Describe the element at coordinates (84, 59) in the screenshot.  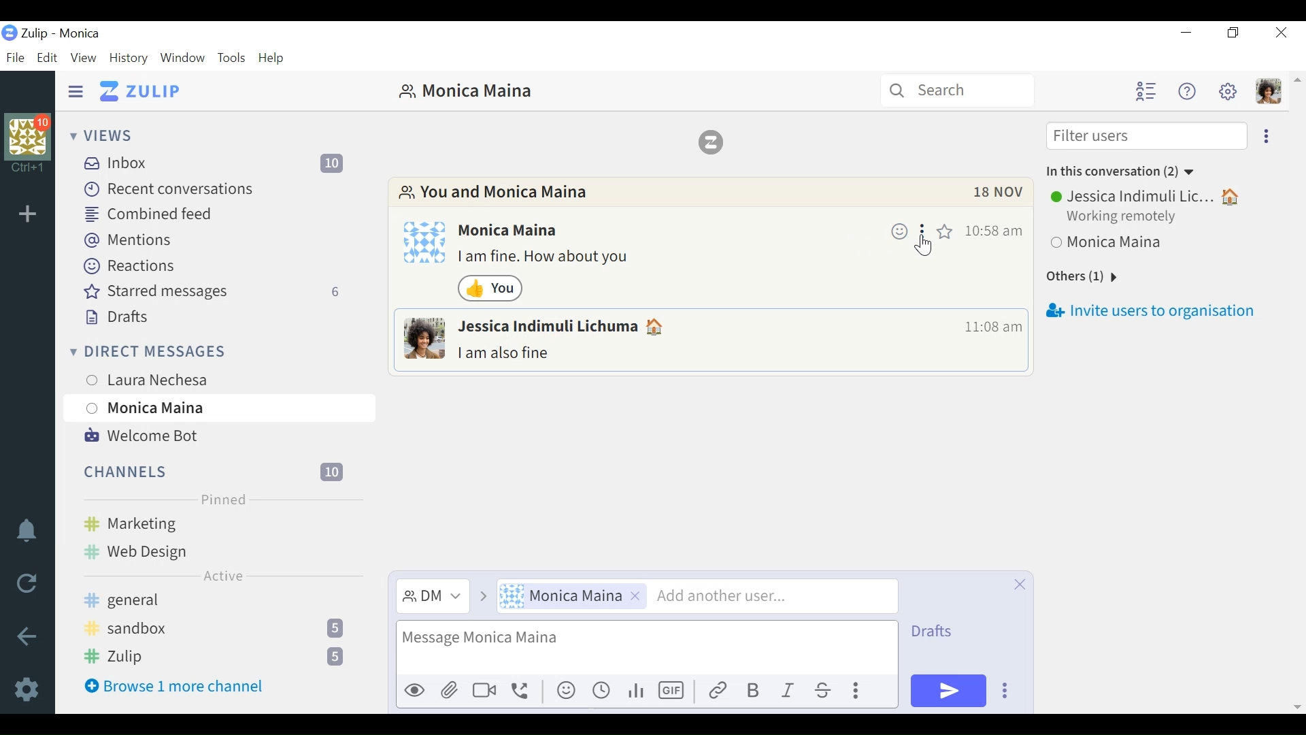
I see `View` at that location.